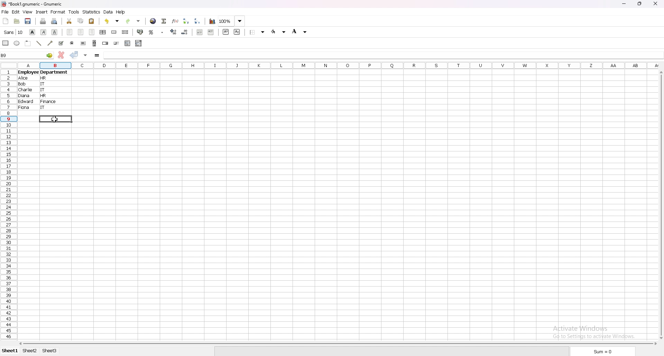 The height and width of the screenshot is (356, 664). What do you see at coordinates (341, 66) in the screenshot?
I see `columns` at bounding box center [341, 66].